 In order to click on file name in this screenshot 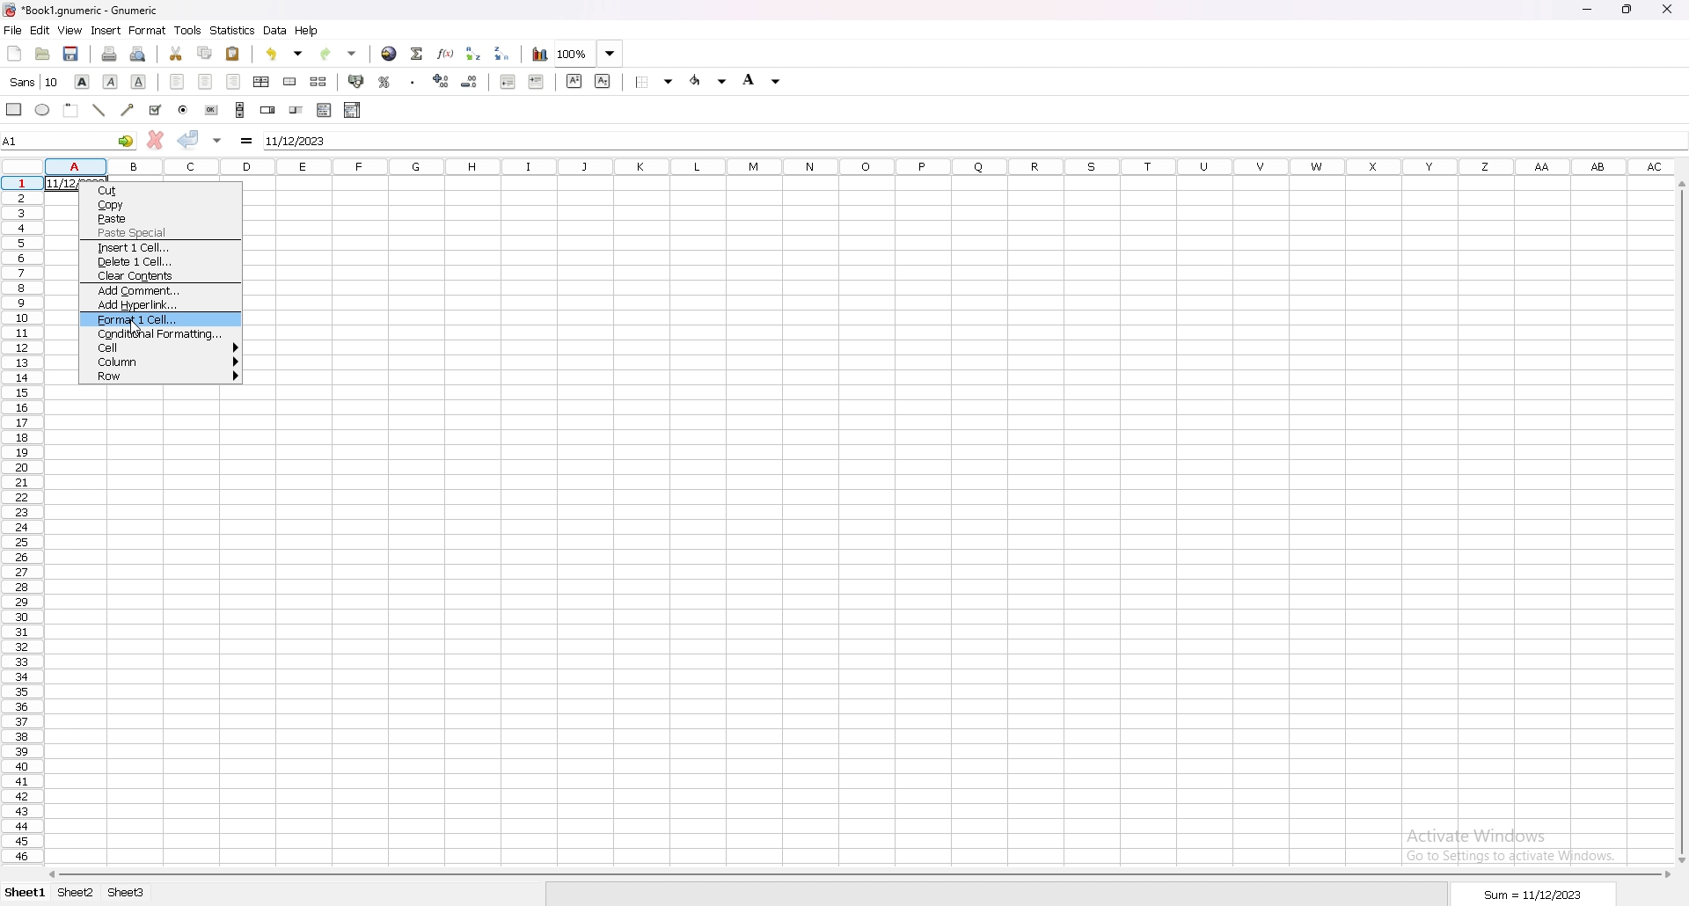, I will do `click(83, 11)`.